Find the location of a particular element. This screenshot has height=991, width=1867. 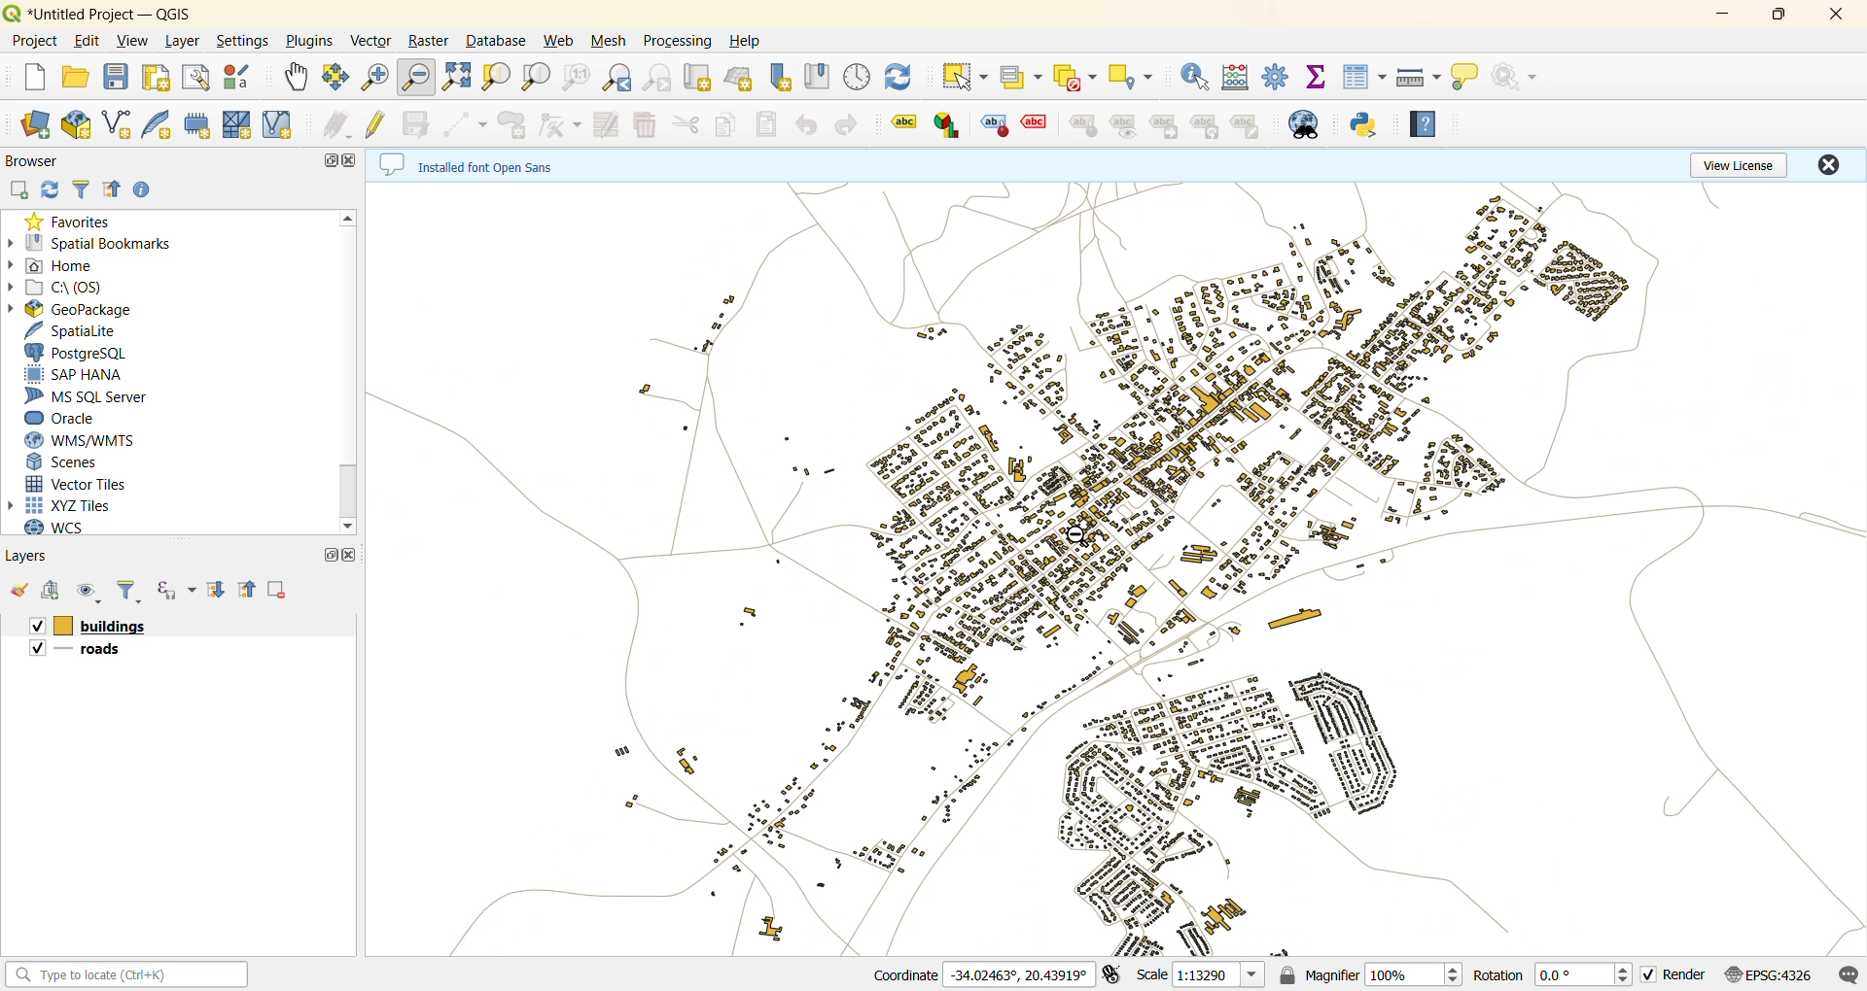

xyz tiles is located at coordinates (68, 505).